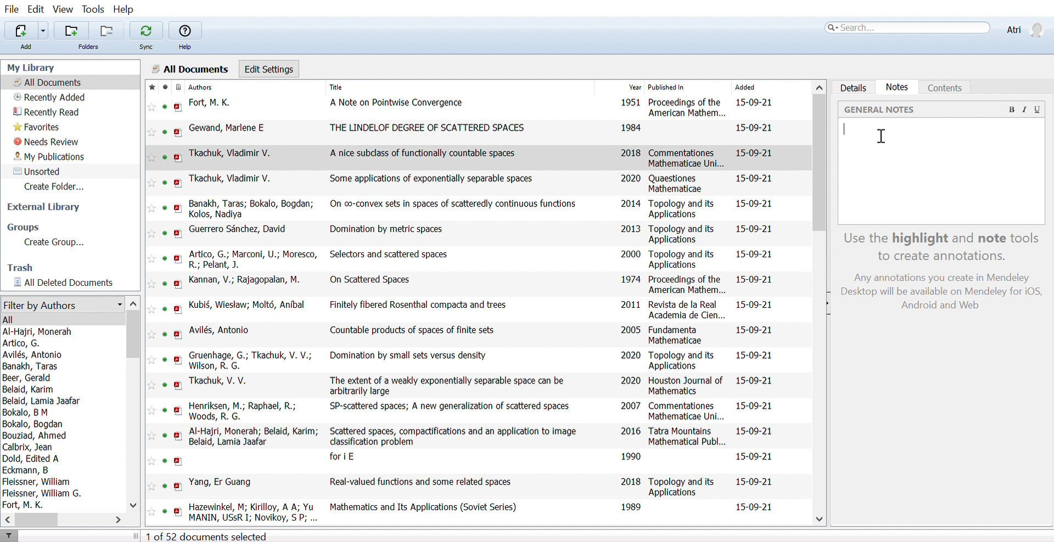  What do you see at coordinates (633, 507) in the screenshot?
I see `1989` at bounding box center [633, 507].